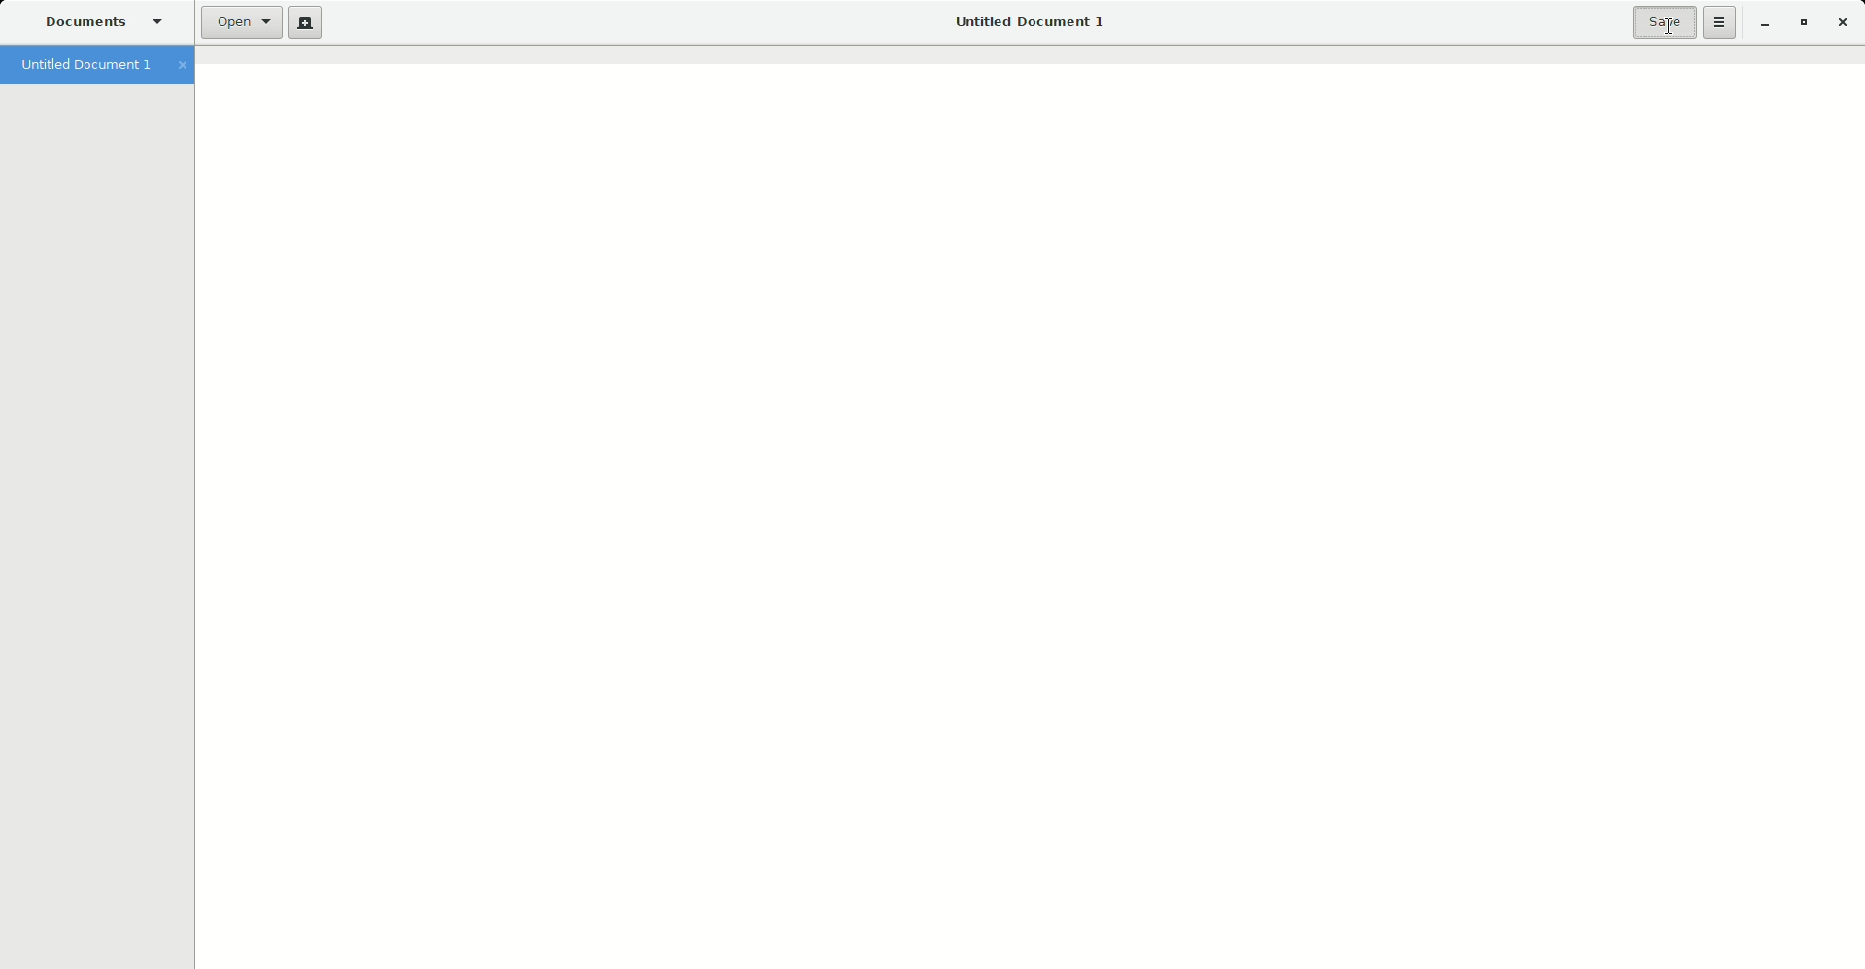 The image size is (1865, 969). I want to click on Restore, so click(1803, 22).